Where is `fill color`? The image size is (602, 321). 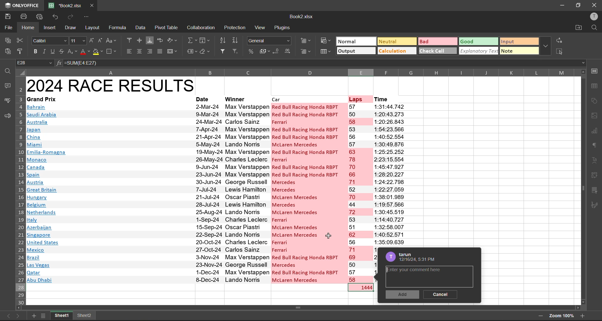 fill color is located at coordinates (97, 52).